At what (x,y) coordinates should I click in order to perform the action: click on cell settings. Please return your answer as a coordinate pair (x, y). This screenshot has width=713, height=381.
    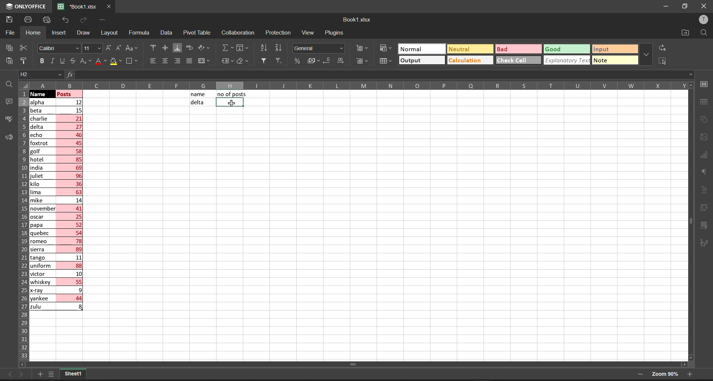
    Looking at the image, I should click on (704, 83).